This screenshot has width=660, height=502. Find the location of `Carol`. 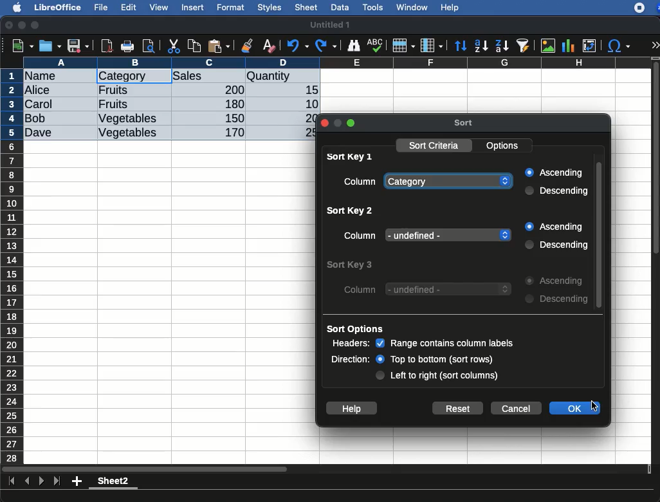

Carol is located at coordinates (50, 105).